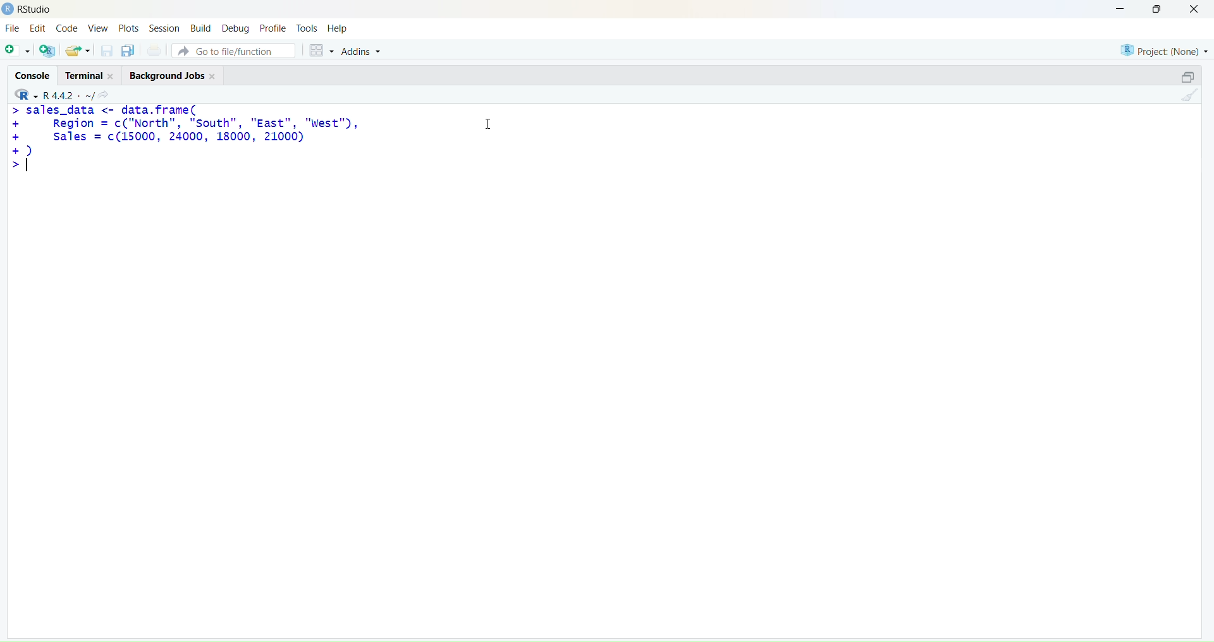  I want to click on add multiple scripts, so click(48, 52).